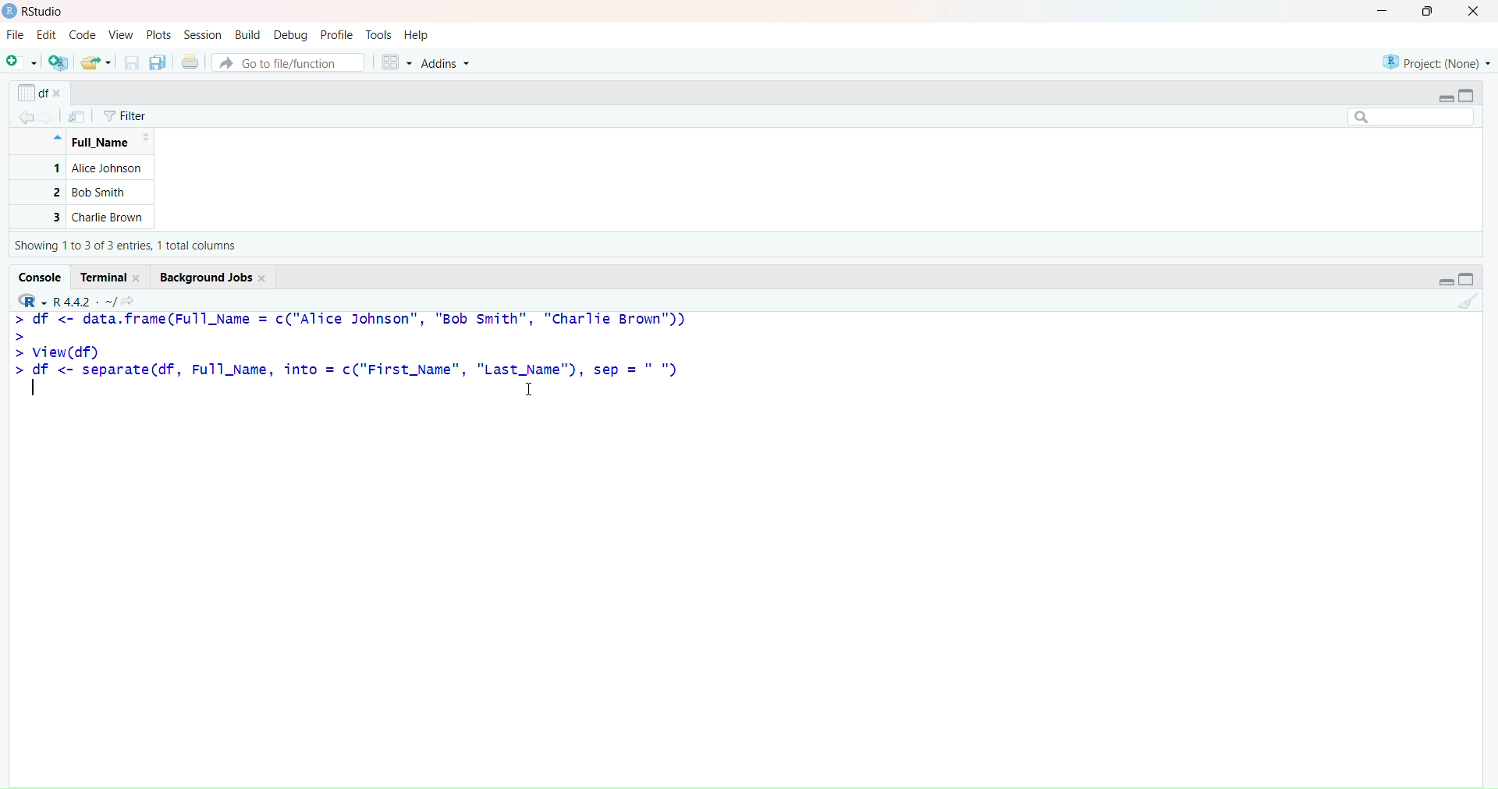 This screenshot has width=1498, height=789. What do you see at coordinates (417, 34) in the screenshot?
I see `Help` at bounding box center [417, 34].